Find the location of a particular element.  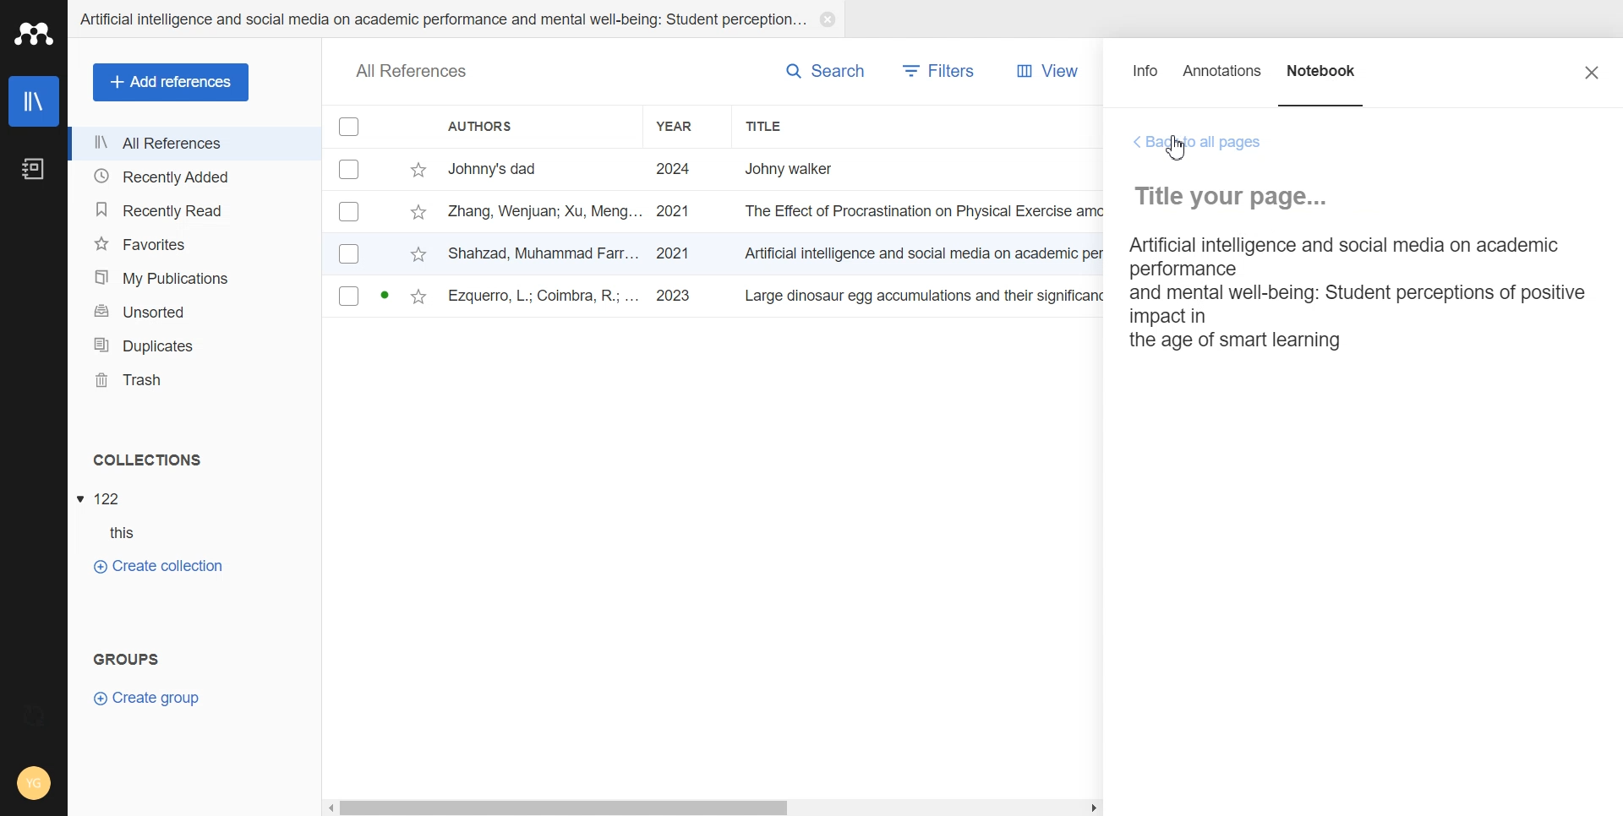

large dinosaur egg accumulations and their significance is located at coordinates (928, 299).